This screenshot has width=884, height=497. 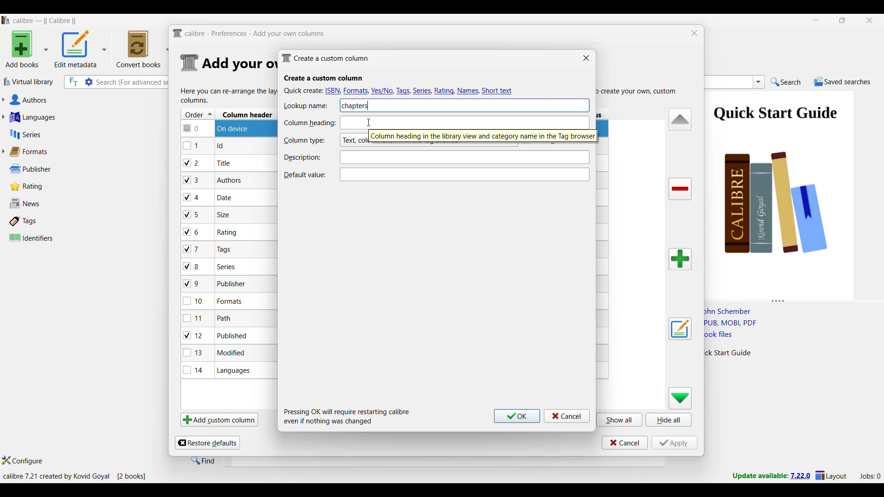 What do you see at coordinates (6, 20) in the screenshot?
I see `Software logo` at bounding box center [6, 20].